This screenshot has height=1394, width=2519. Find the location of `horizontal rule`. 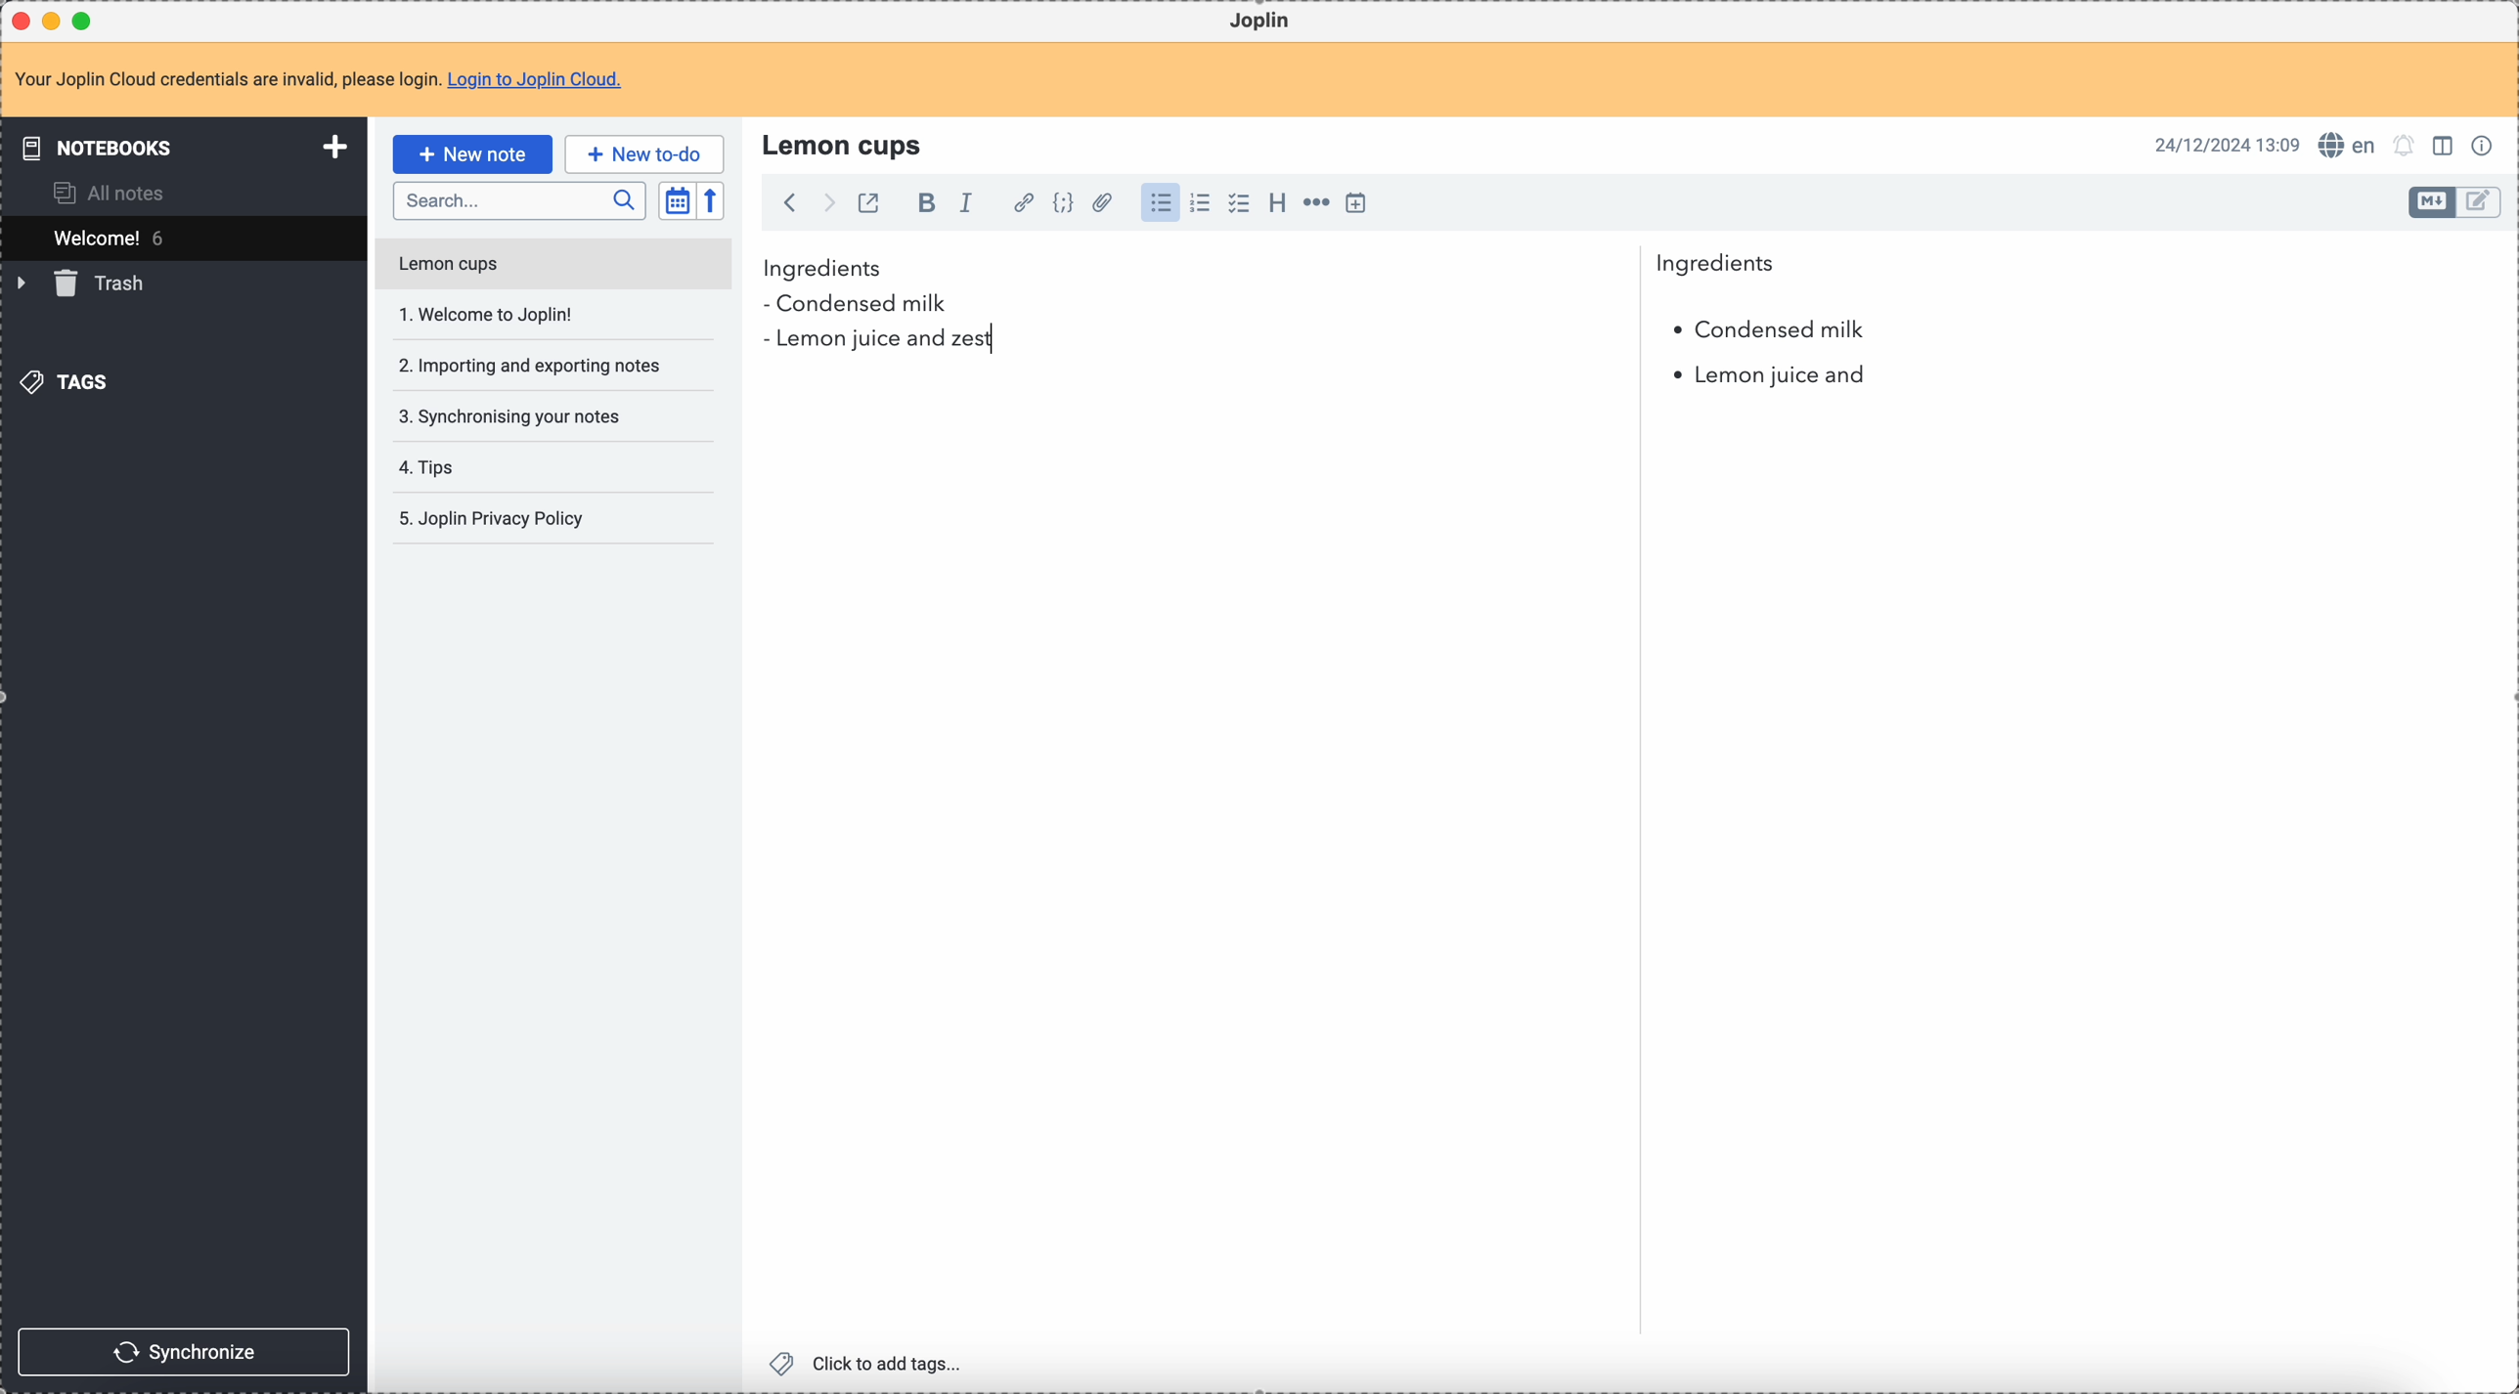

horizontal rule is located at coordinates (1313, 205).